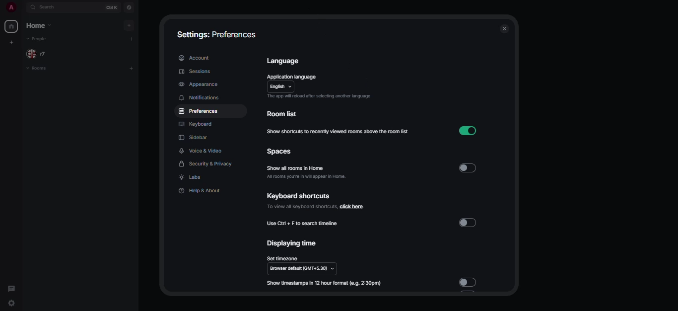 The image size is (678, 311). Describe the element at coordinates (196, 57) in the screenshot. I see `account` at that location.